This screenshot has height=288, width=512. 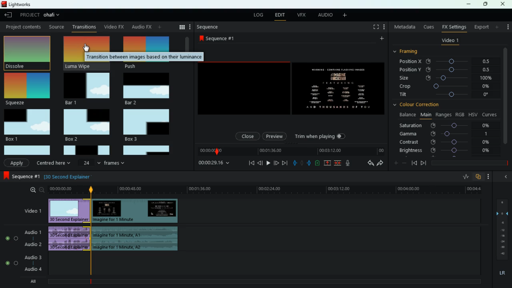 I want to click on rgb, so click(x=460, y=114).